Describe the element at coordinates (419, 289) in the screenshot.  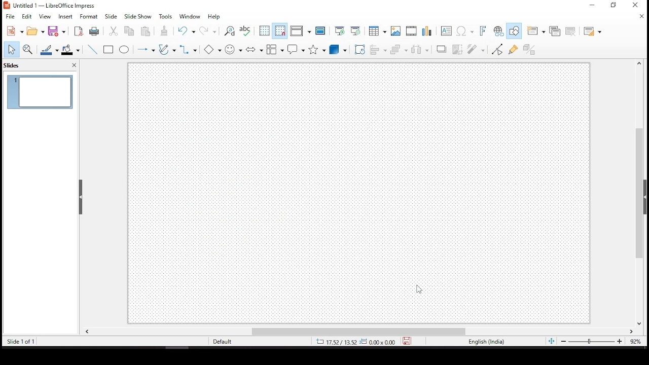
I see `cursor` at that location.